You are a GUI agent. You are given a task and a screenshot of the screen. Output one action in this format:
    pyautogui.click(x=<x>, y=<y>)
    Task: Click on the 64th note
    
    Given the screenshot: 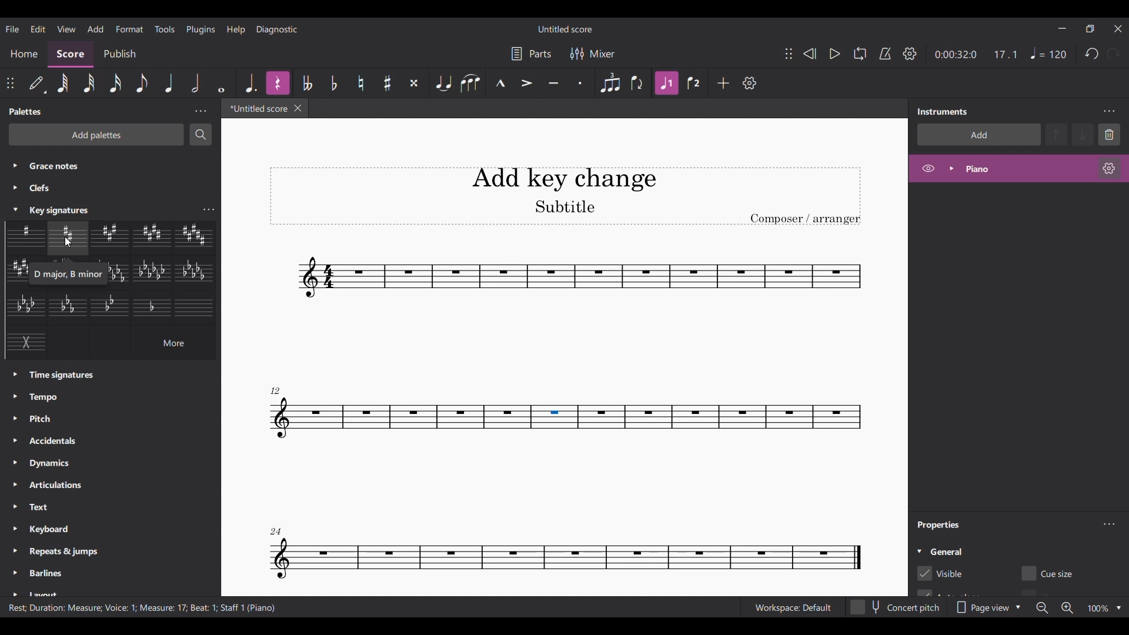 What is the action you would take?
    pyautogui.click(x=63, y=83)
    